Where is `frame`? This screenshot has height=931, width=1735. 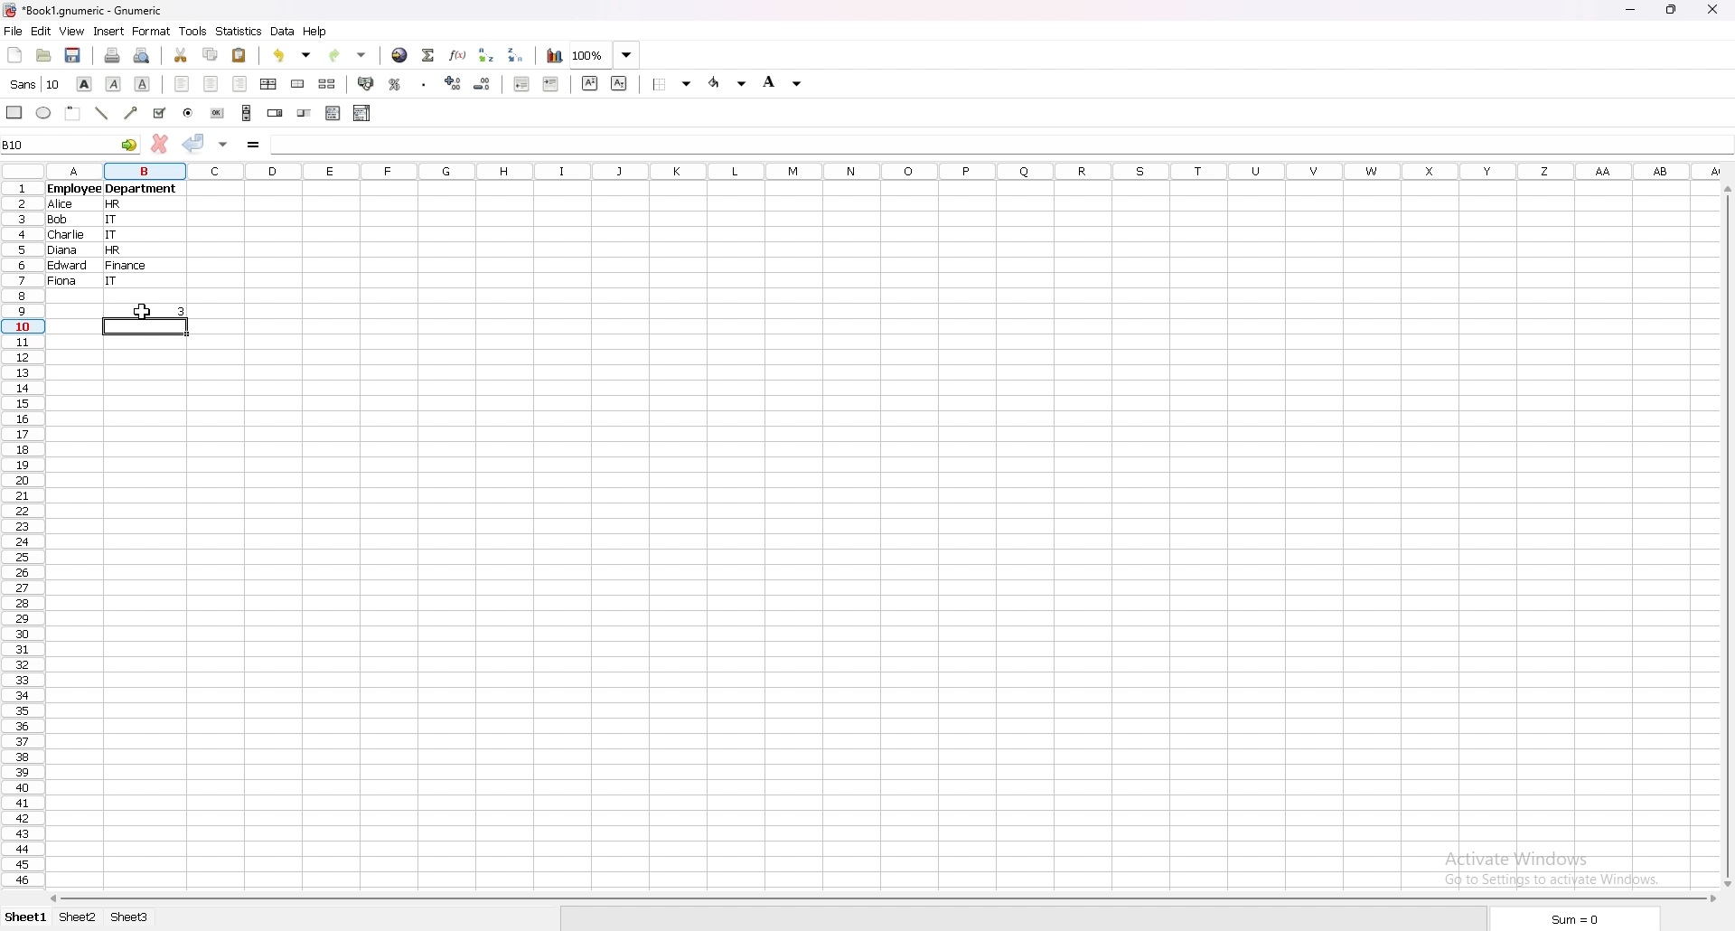 frame is located at coordinates (72, 113).